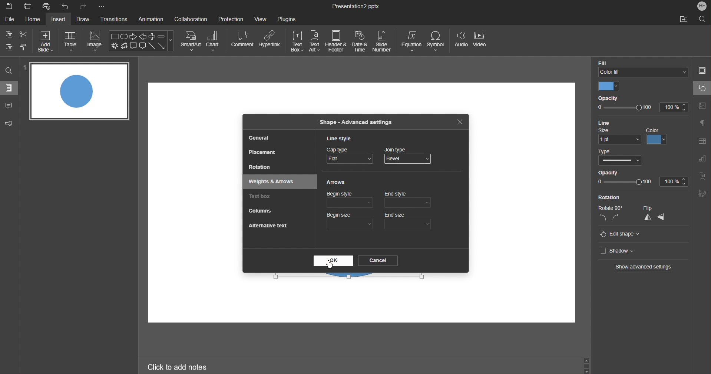 Image resolution: width=711 pixels, height=374 pixels. Describe the element at coordinates (624, 182) in the screenshot. I see `opacity slider` at that location.